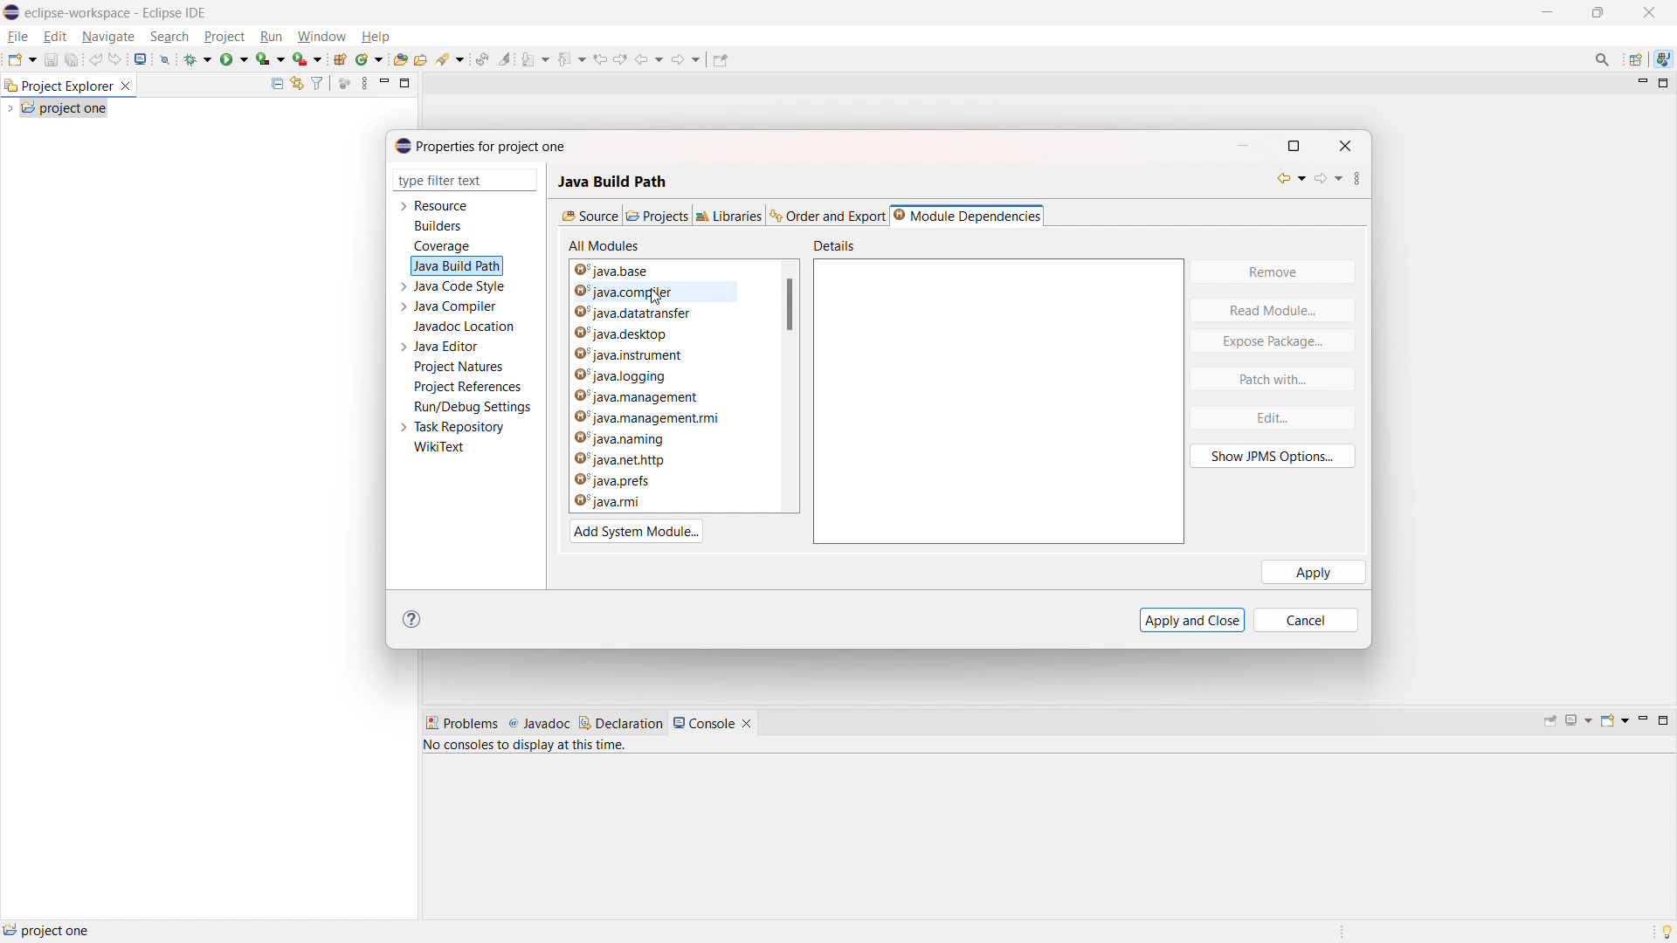 The image size is (1677, 943). I want to click on wikitext, so click(440, 448).